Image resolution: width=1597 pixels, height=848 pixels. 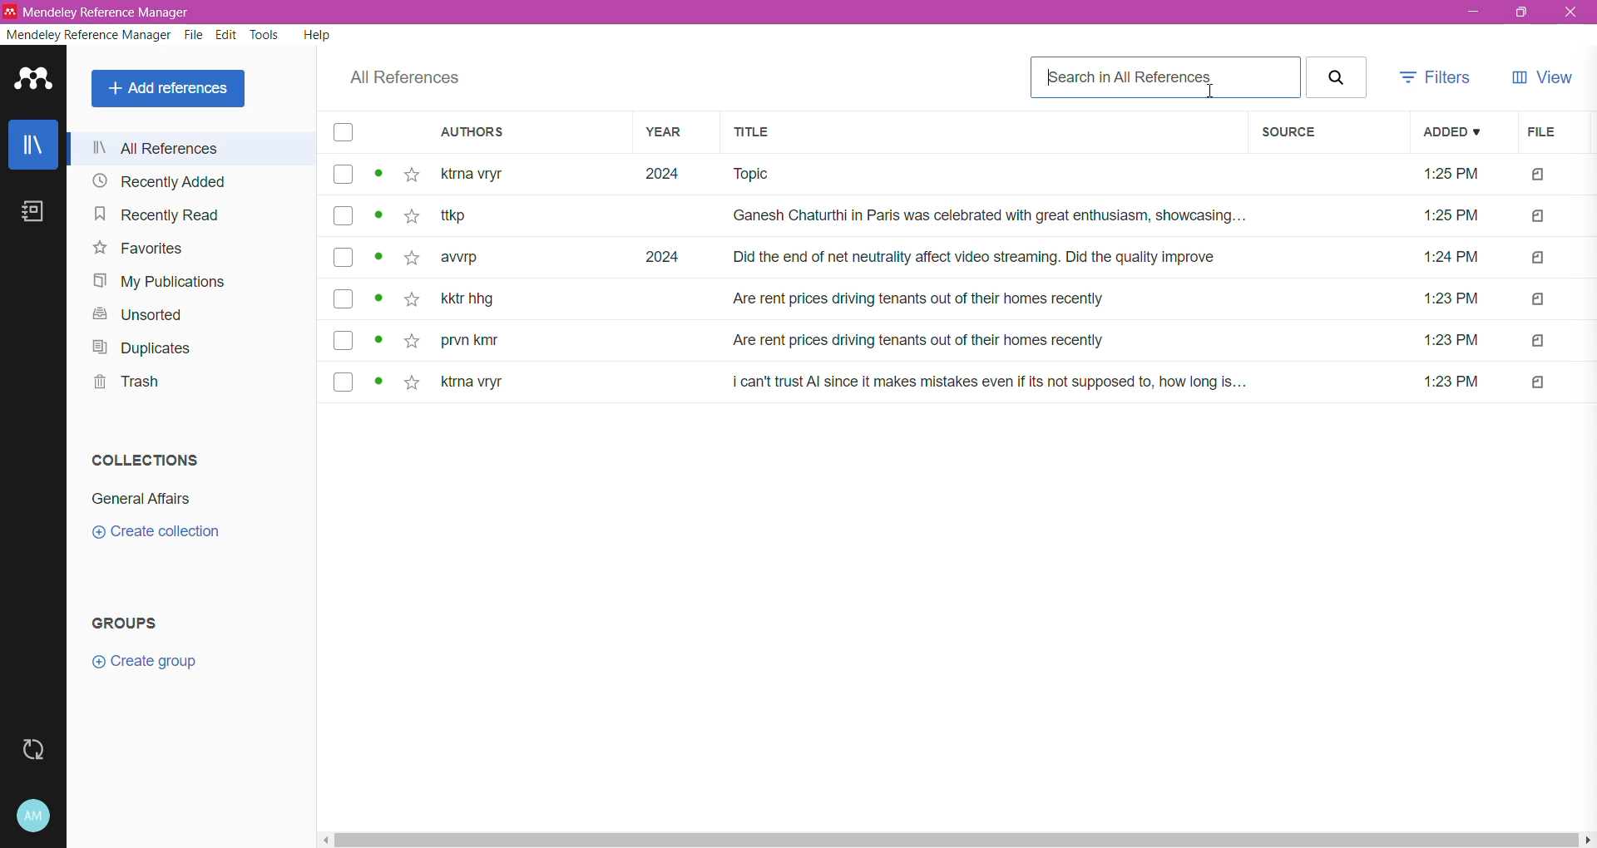 What do you see at coordinates (379, 258) in the screenshot?
I see `view status of the file` at bounding box center [379, 258].